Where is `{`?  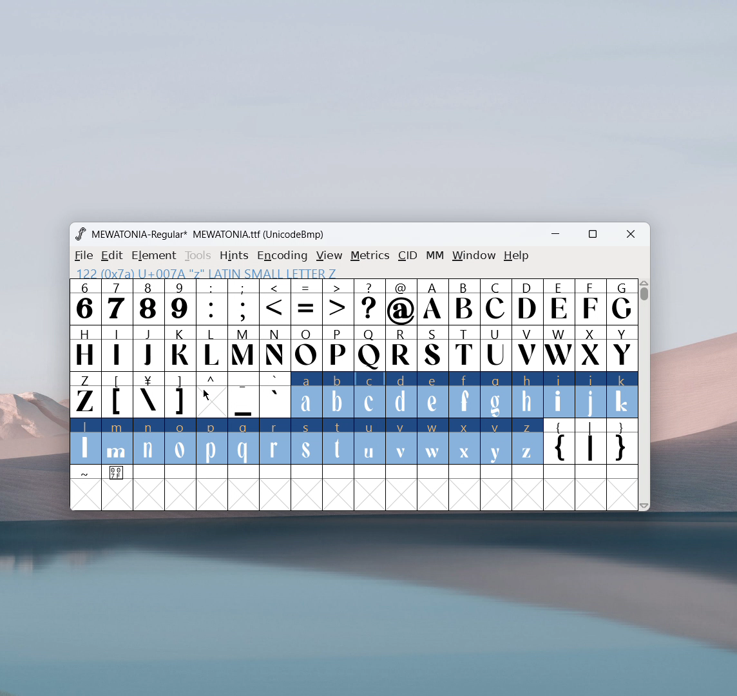 { is located at coordinates (559, 443).